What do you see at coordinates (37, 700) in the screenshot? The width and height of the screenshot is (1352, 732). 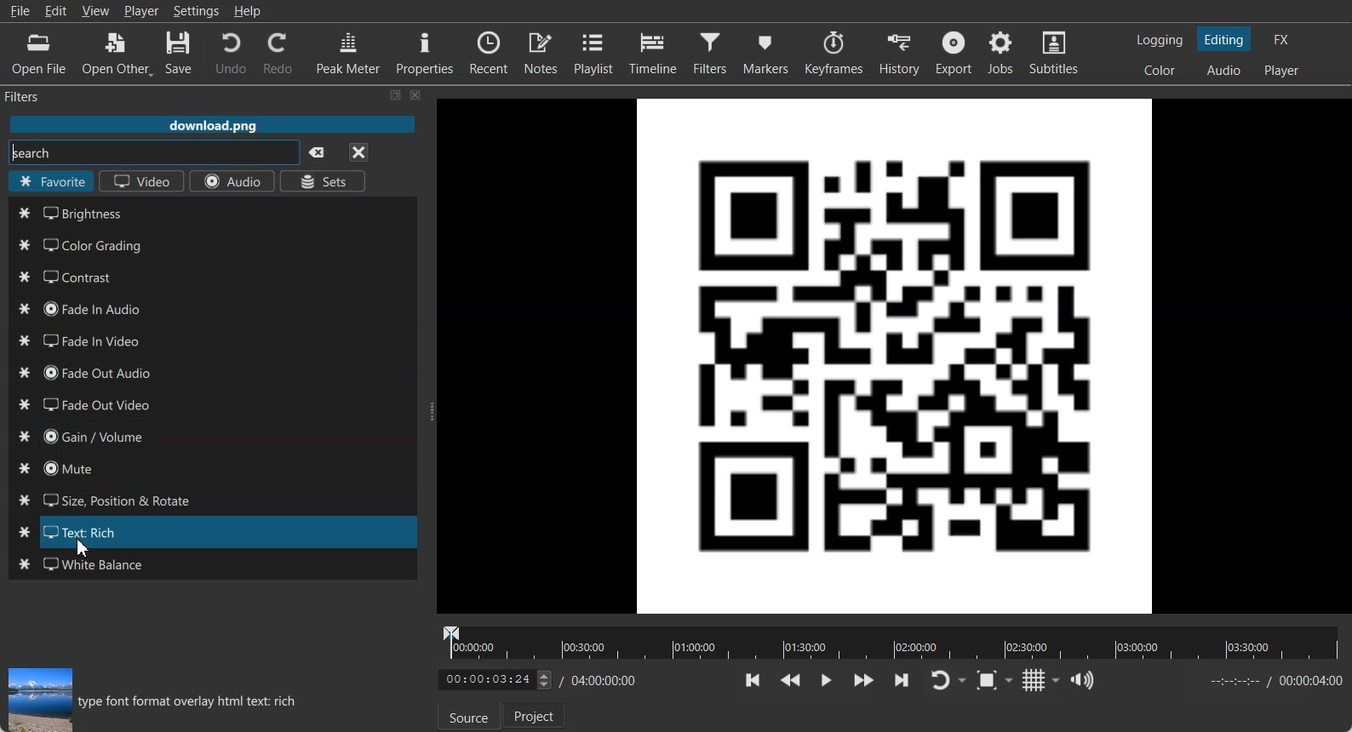 I see `image` at bounding box center [37, 700].